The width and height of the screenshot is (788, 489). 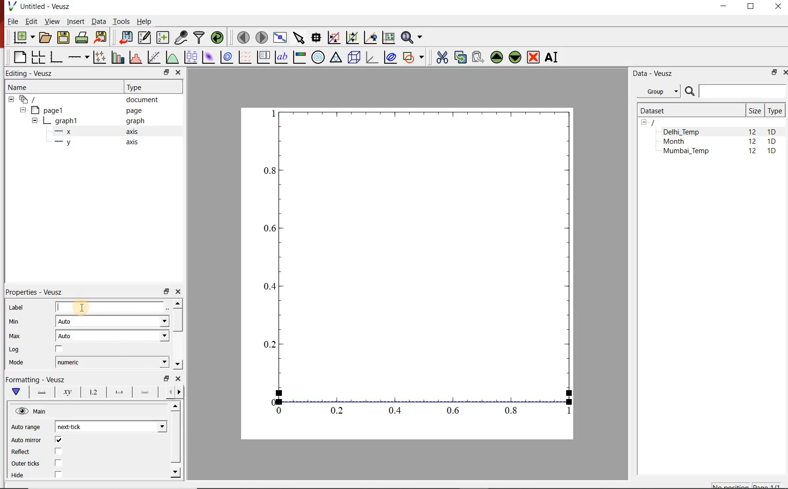 I want to click on RESTORE, so click(x=774, y=73).